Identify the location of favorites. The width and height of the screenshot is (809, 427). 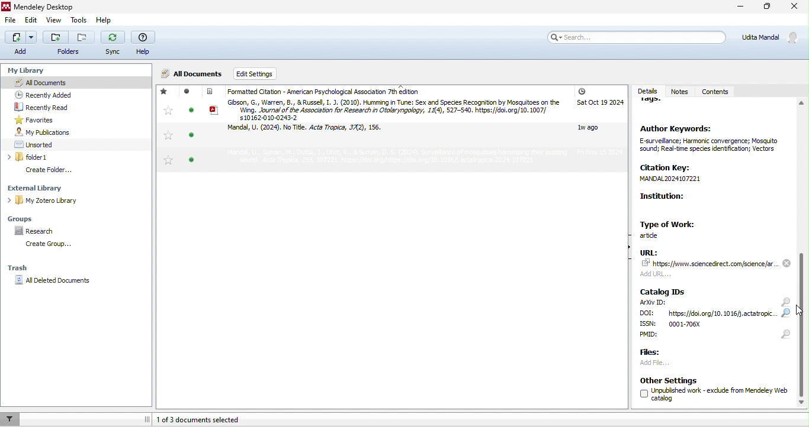
(166, 127).